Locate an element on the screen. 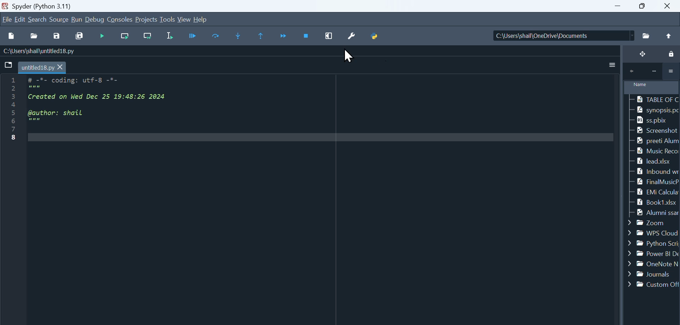 Image resolution: width=680 pixels, height=325 pixels. Help is located at coordinates (200, 18).